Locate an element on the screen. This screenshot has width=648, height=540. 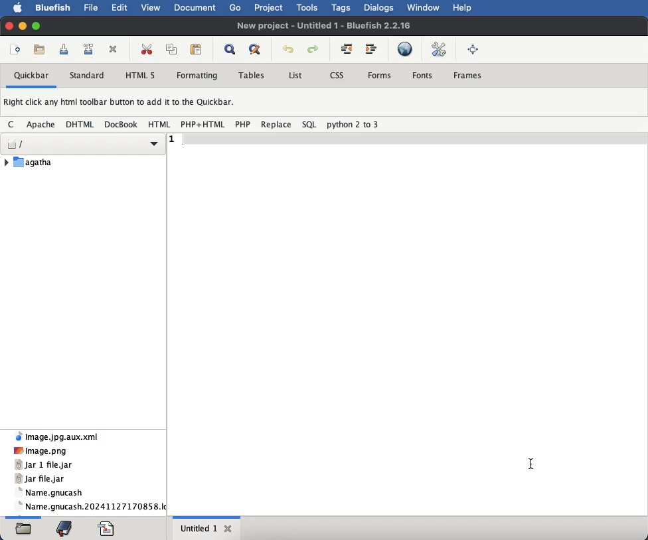
code is located at coordinates (108, 527).